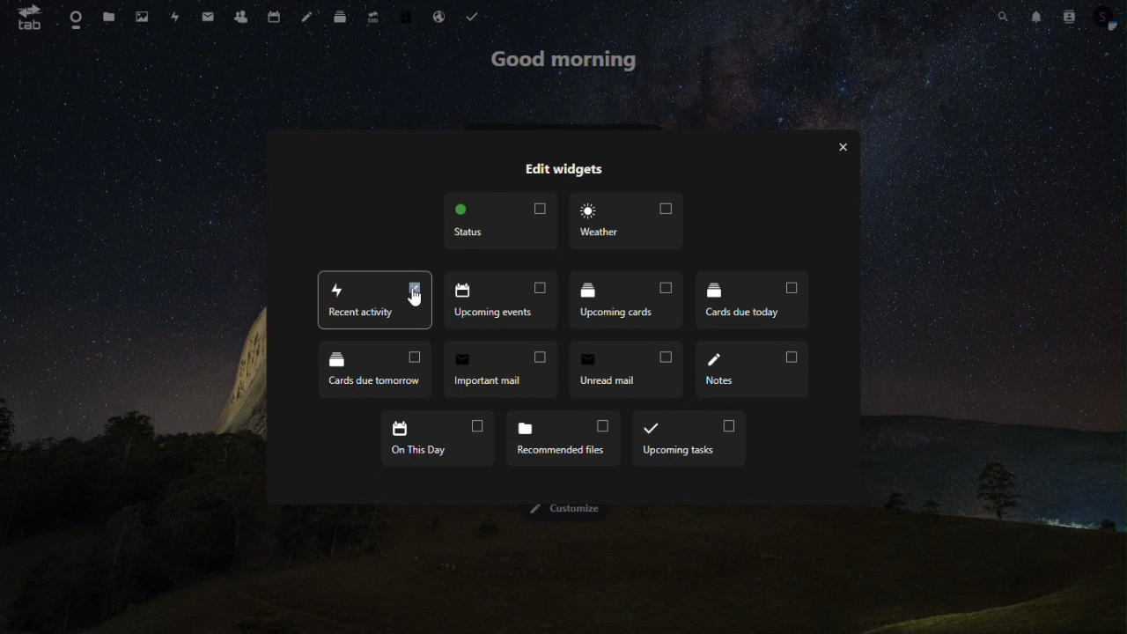 The width and height of the screenshot is (1127, 634). I want to click on upcoming tasks, so click(689, 439).